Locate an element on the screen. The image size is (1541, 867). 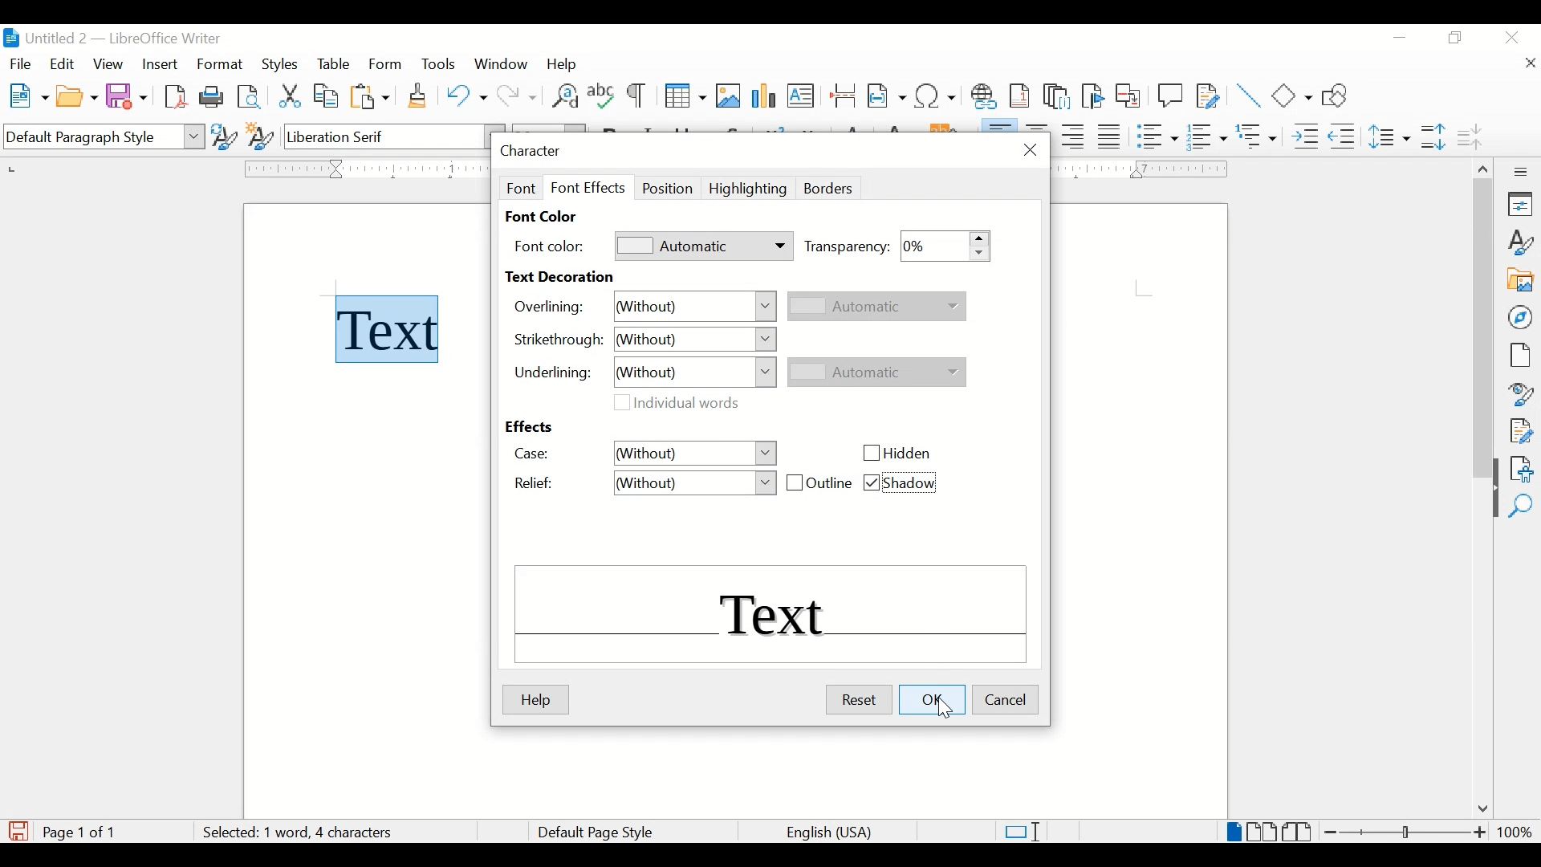
justify is located at coordinates (1110, 136).